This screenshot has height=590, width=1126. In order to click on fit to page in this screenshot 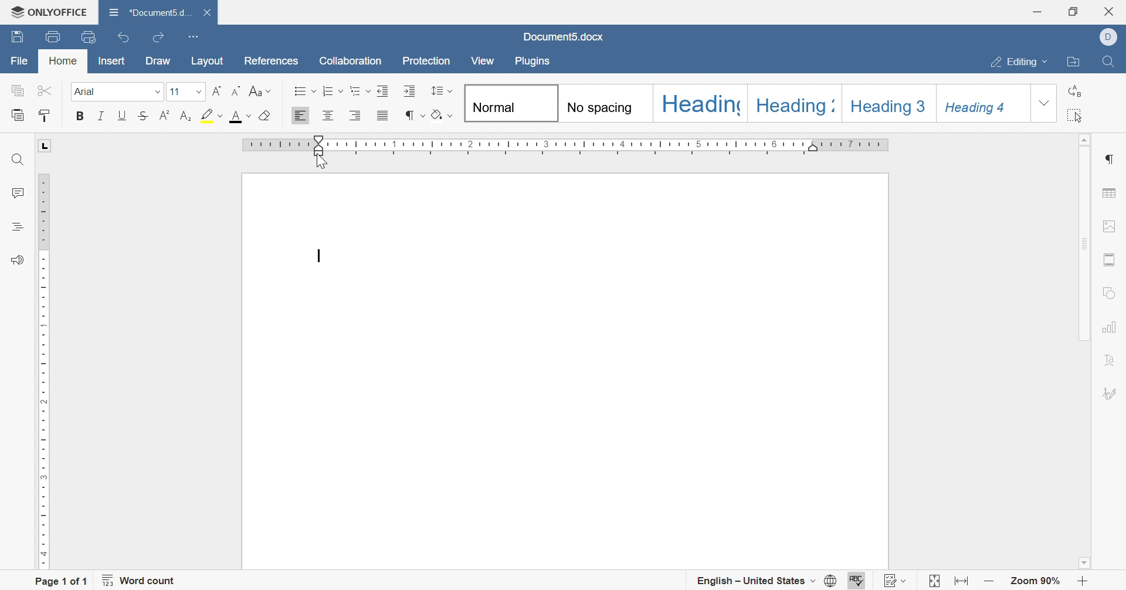, I will do `click(932, 582)`.